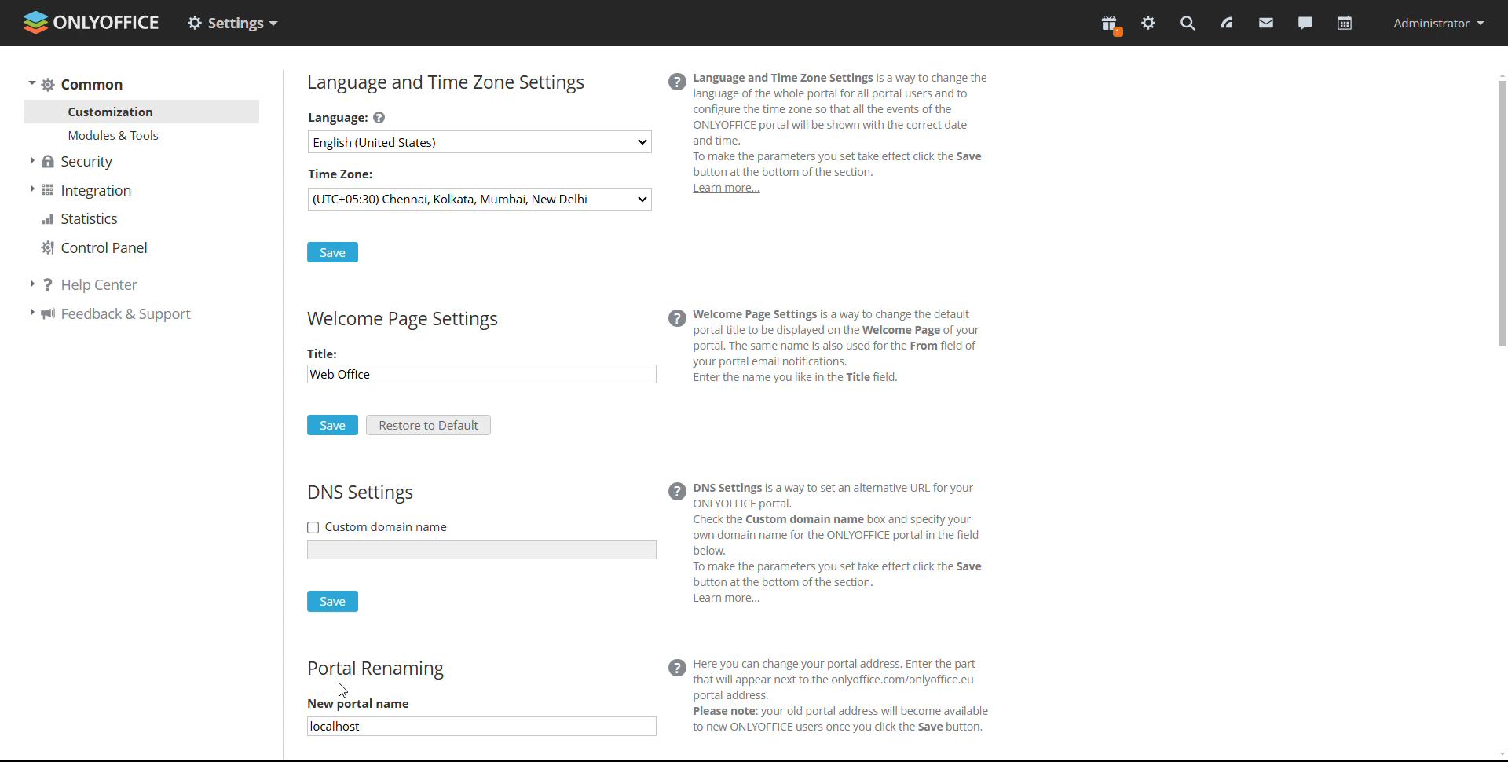 The image size is (1508, 762). What do you see at coordinates (445, 83) in the screenshot?
I see `language and timezone settings` at bounding box center [445, 83].